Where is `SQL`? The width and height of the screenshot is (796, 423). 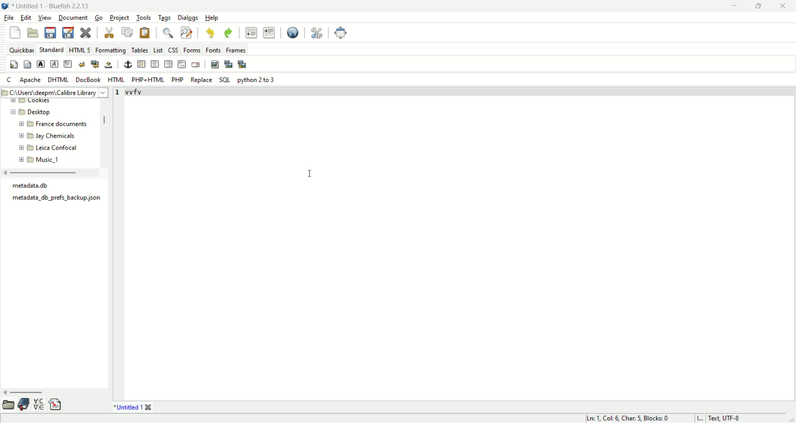 SQL is located at coordinates (225, 80).